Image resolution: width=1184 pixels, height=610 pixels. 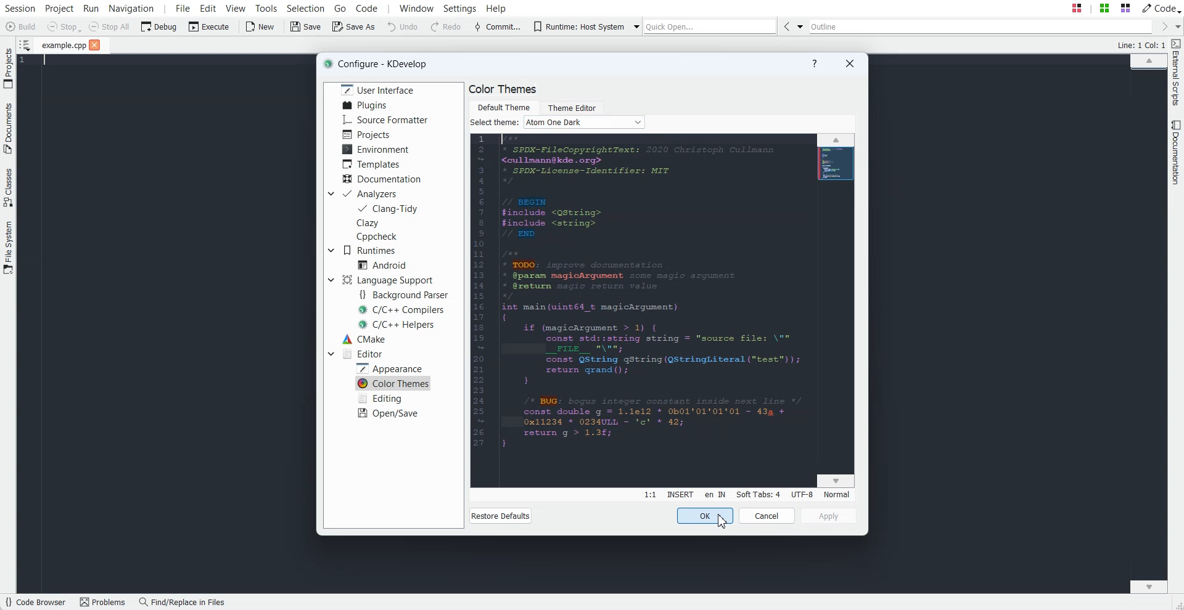 What do you see at coordinates (330, 193) in the screenshot?
I see `Drop down box` at bounding box center [330, 193].